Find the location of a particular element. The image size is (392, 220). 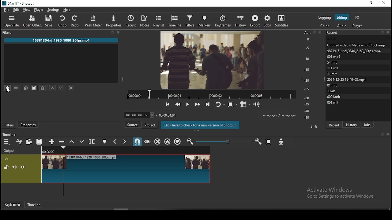

keyframes is located at coordinates (224, 20).